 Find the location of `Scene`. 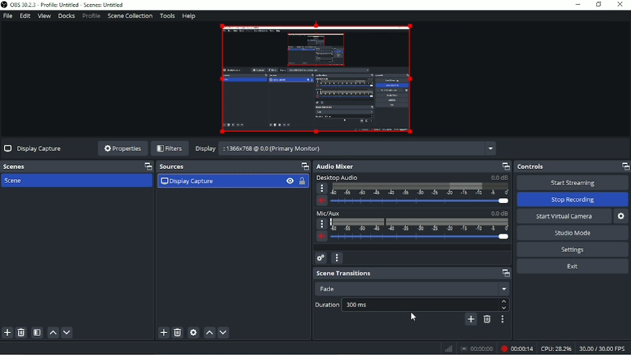

Scene is located at coordinates (218, 181).